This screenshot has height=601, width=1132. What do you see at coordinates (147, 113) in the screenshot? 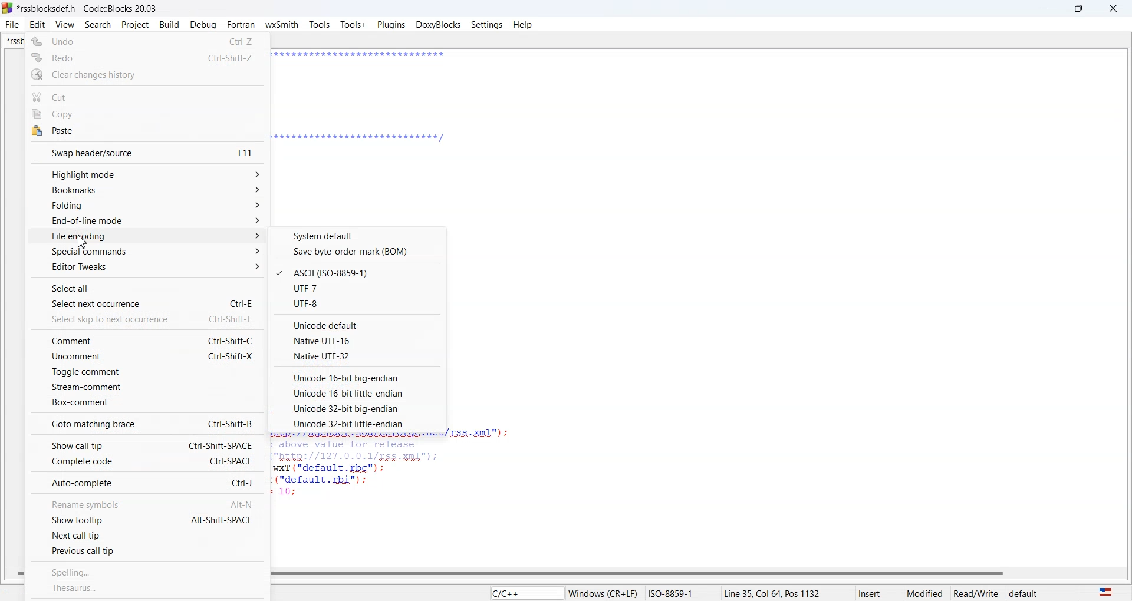
I see `Copy` at bounding box center [147, 113].